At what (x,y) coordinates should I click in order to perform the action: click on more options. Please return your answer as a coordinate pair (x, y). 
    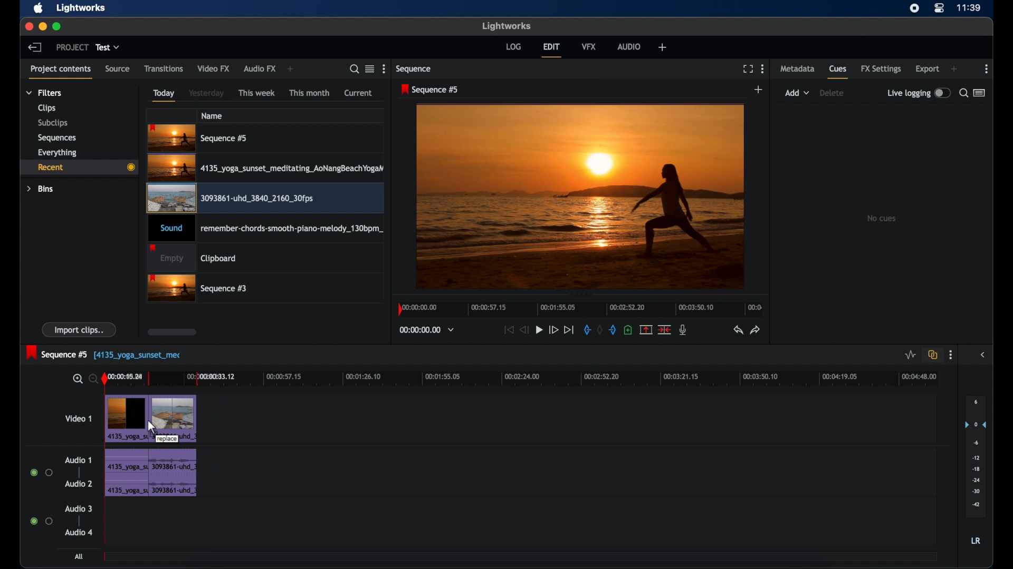
    Looking at the image, I should click on (951, 356).